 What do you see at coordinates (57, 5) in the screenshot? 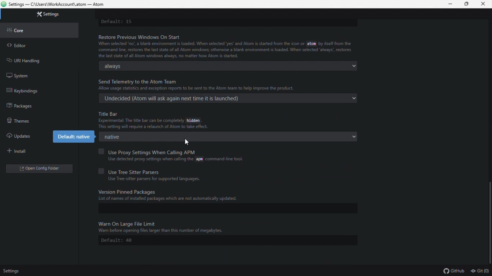
I see `Settings — C:\Users\WorkAccount\.atom — Atom` at bounding box center [57, 5].